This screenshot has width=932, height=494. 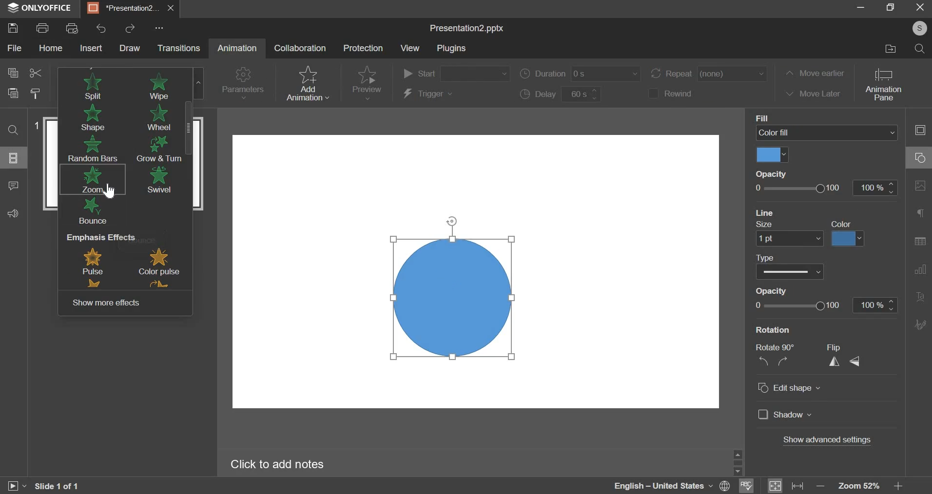 I want to click on Opacity, so click(x=769, y=173).